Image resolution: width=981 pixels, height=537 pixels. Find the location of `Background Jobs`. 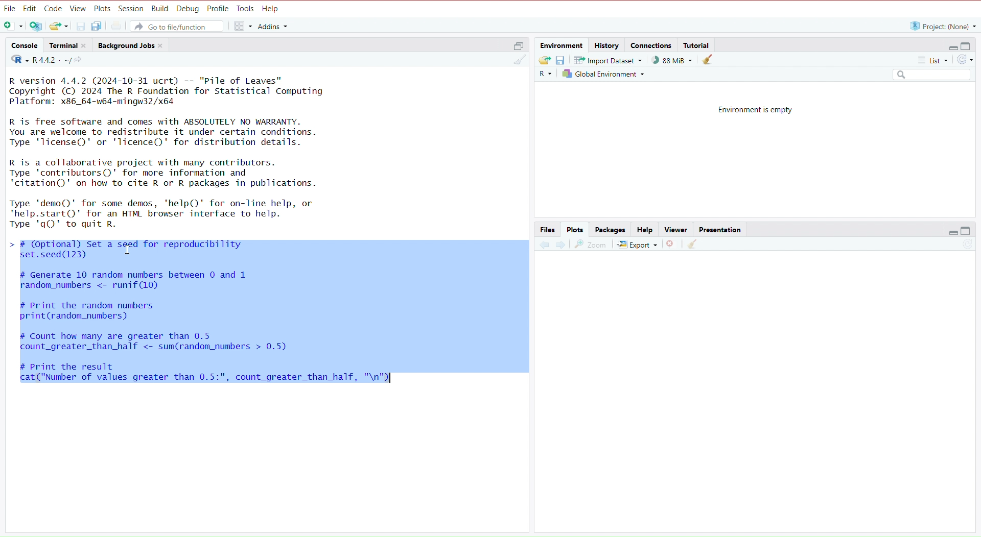

Background Jobs is located at coordinates (130, 44).